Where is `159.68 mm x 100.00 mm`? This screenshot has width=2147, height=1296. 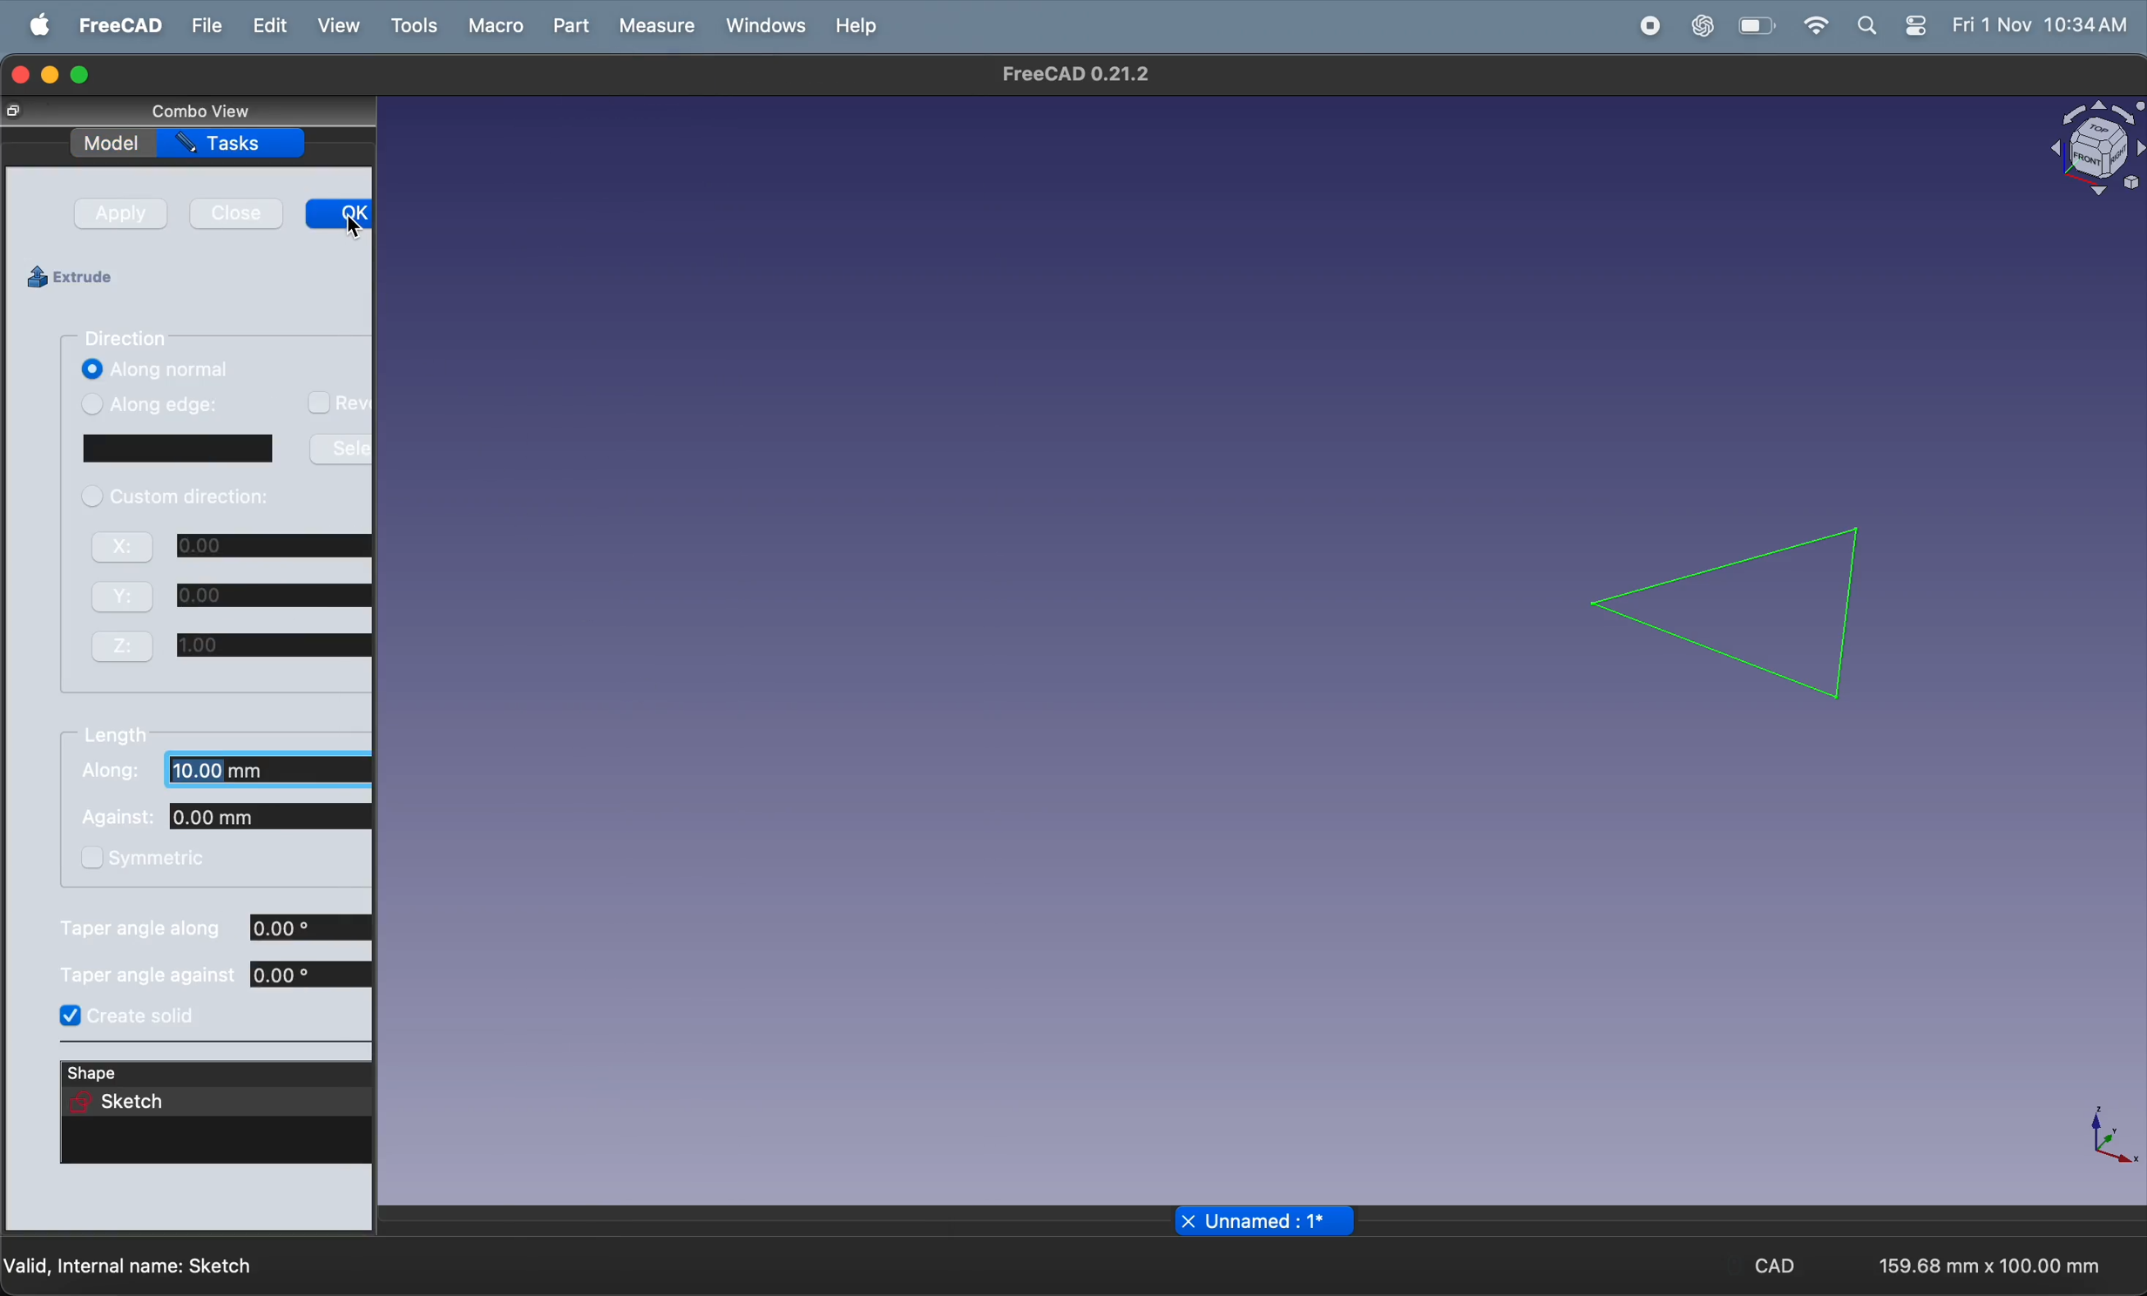
159.68 mm x 100.00 mm is located at coordinates (1988, 1267).